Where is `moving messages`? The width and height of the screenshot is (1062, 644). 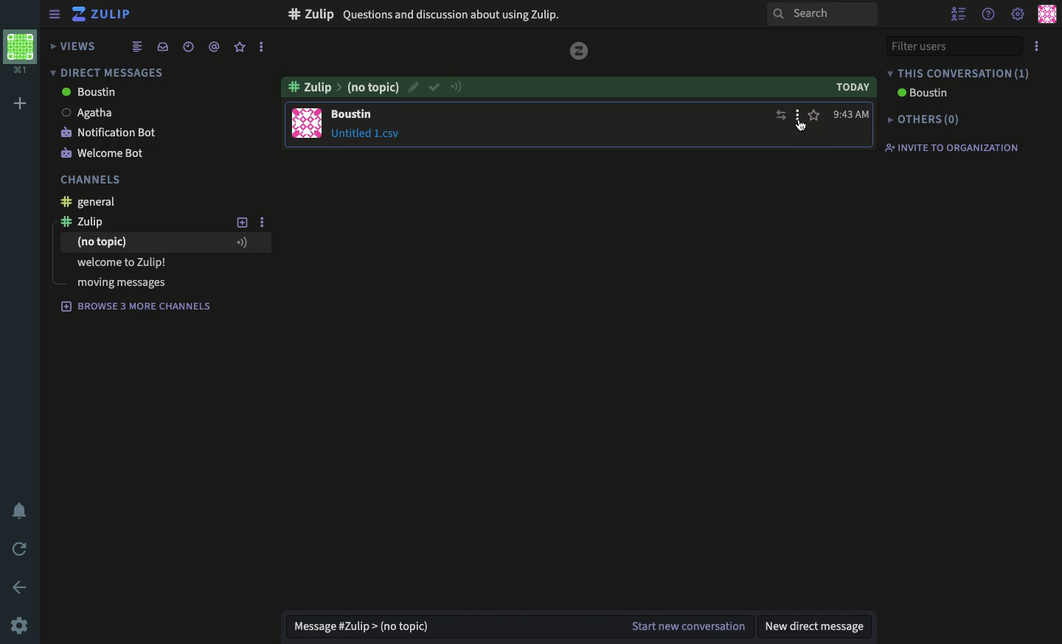
moving messages is located at coordinates (122, 282).